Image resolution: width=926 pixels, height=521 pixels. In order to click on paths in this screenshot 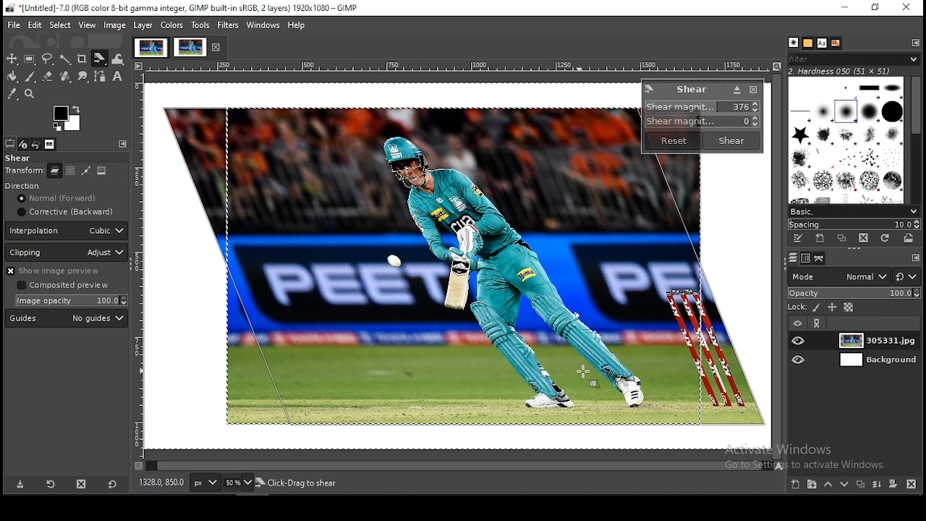, I will do `click(792, 258)`.